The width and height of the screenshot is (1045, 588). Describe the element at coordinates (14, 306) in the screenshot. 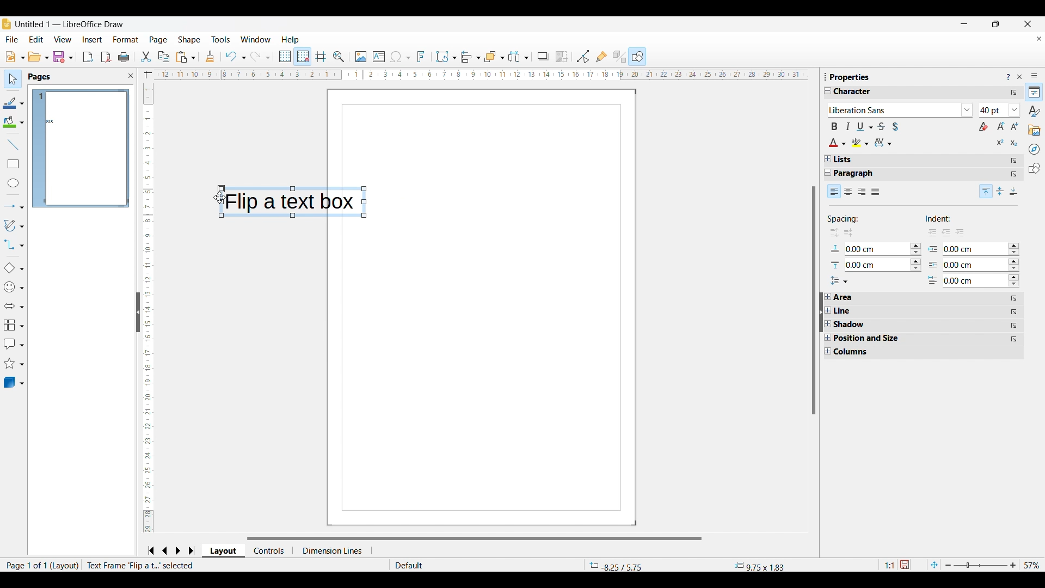

I see `Block arrow options` at that location.